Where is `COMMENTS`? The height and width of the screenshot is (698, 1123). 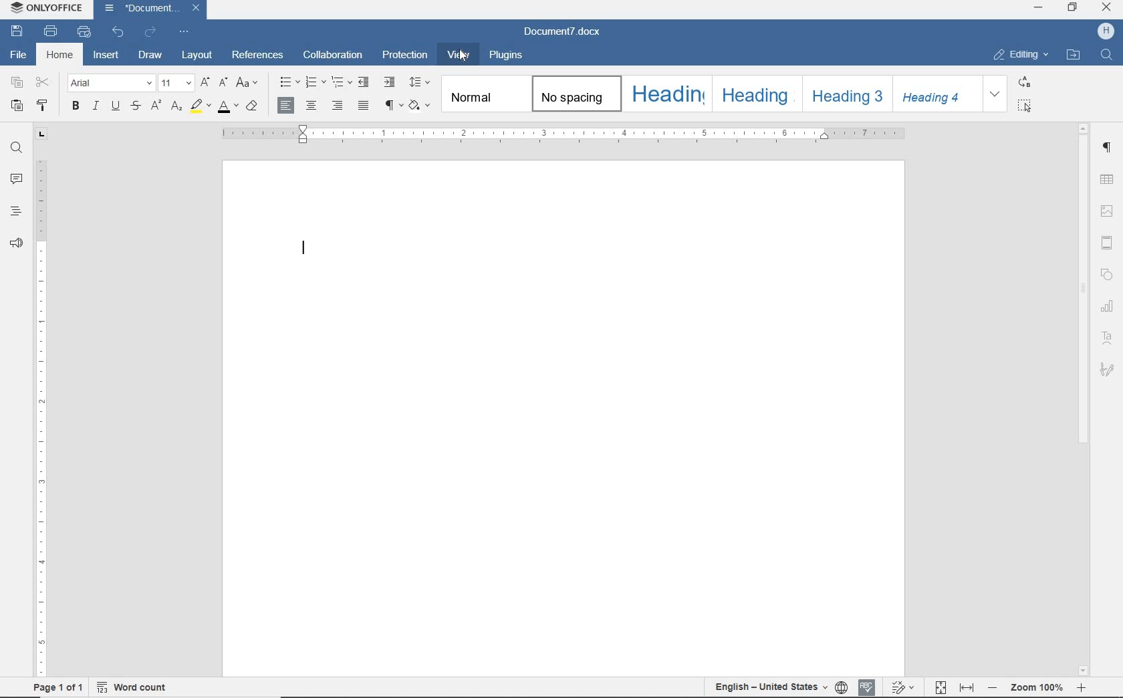 COMMENTS is located at coordinates (15, 178).